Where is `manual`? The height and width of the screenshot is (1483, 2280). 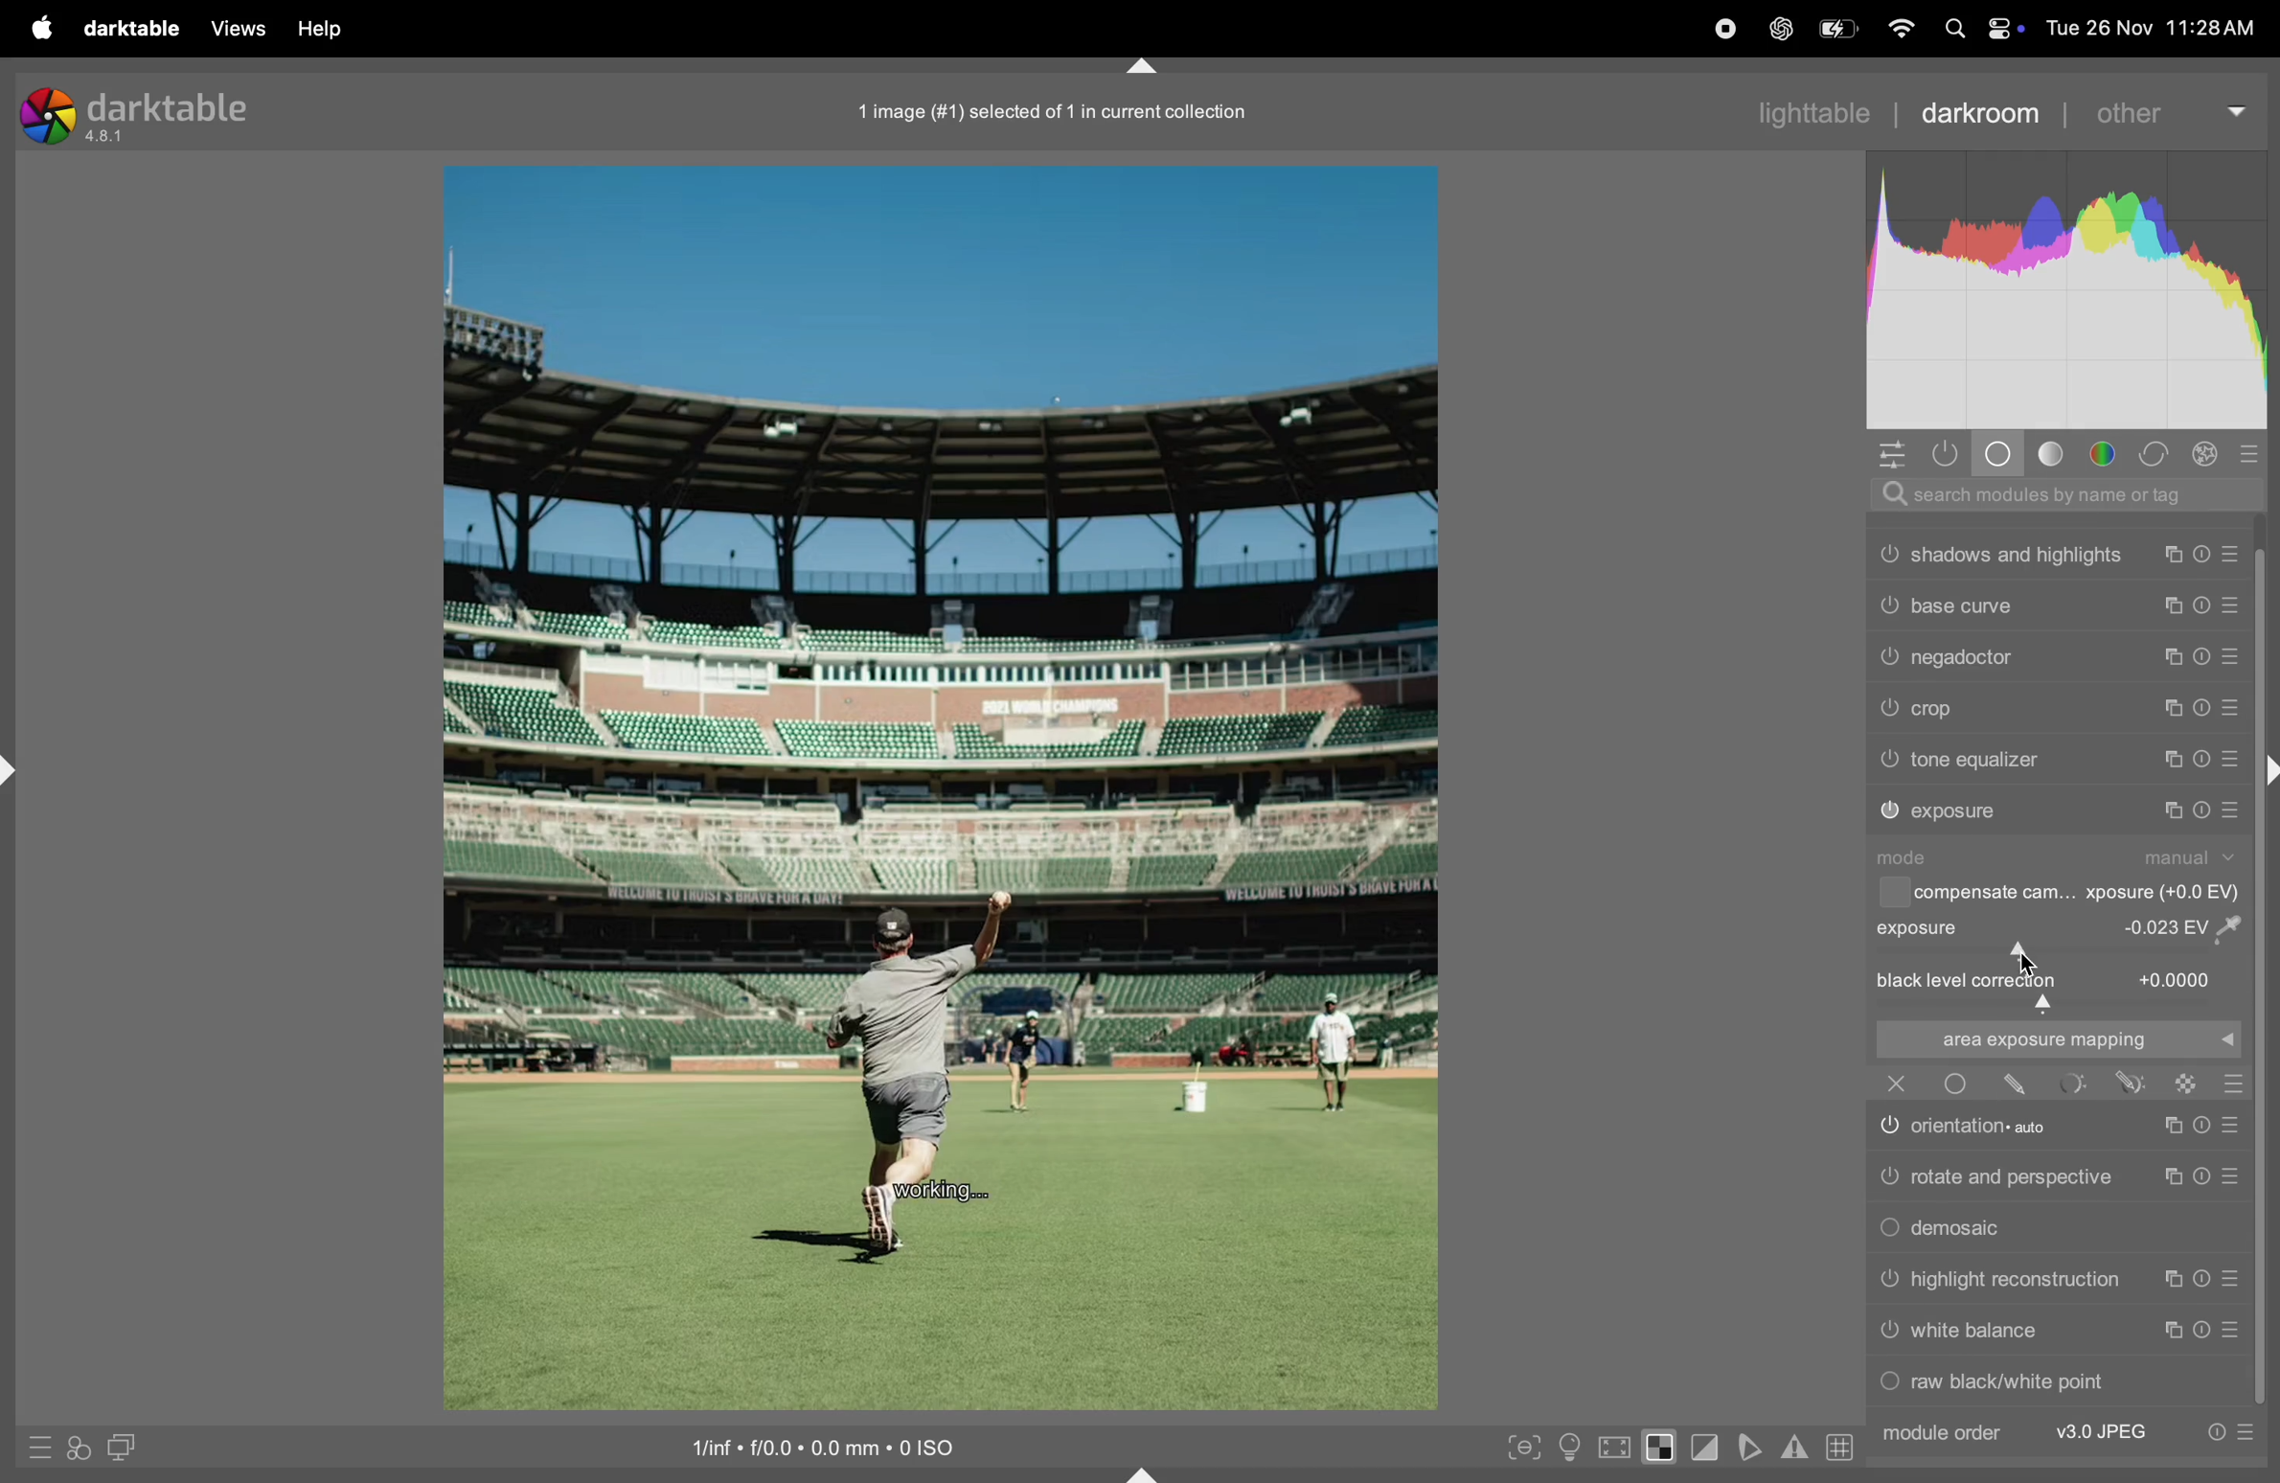
manual is located at coordinates (2194, 857).